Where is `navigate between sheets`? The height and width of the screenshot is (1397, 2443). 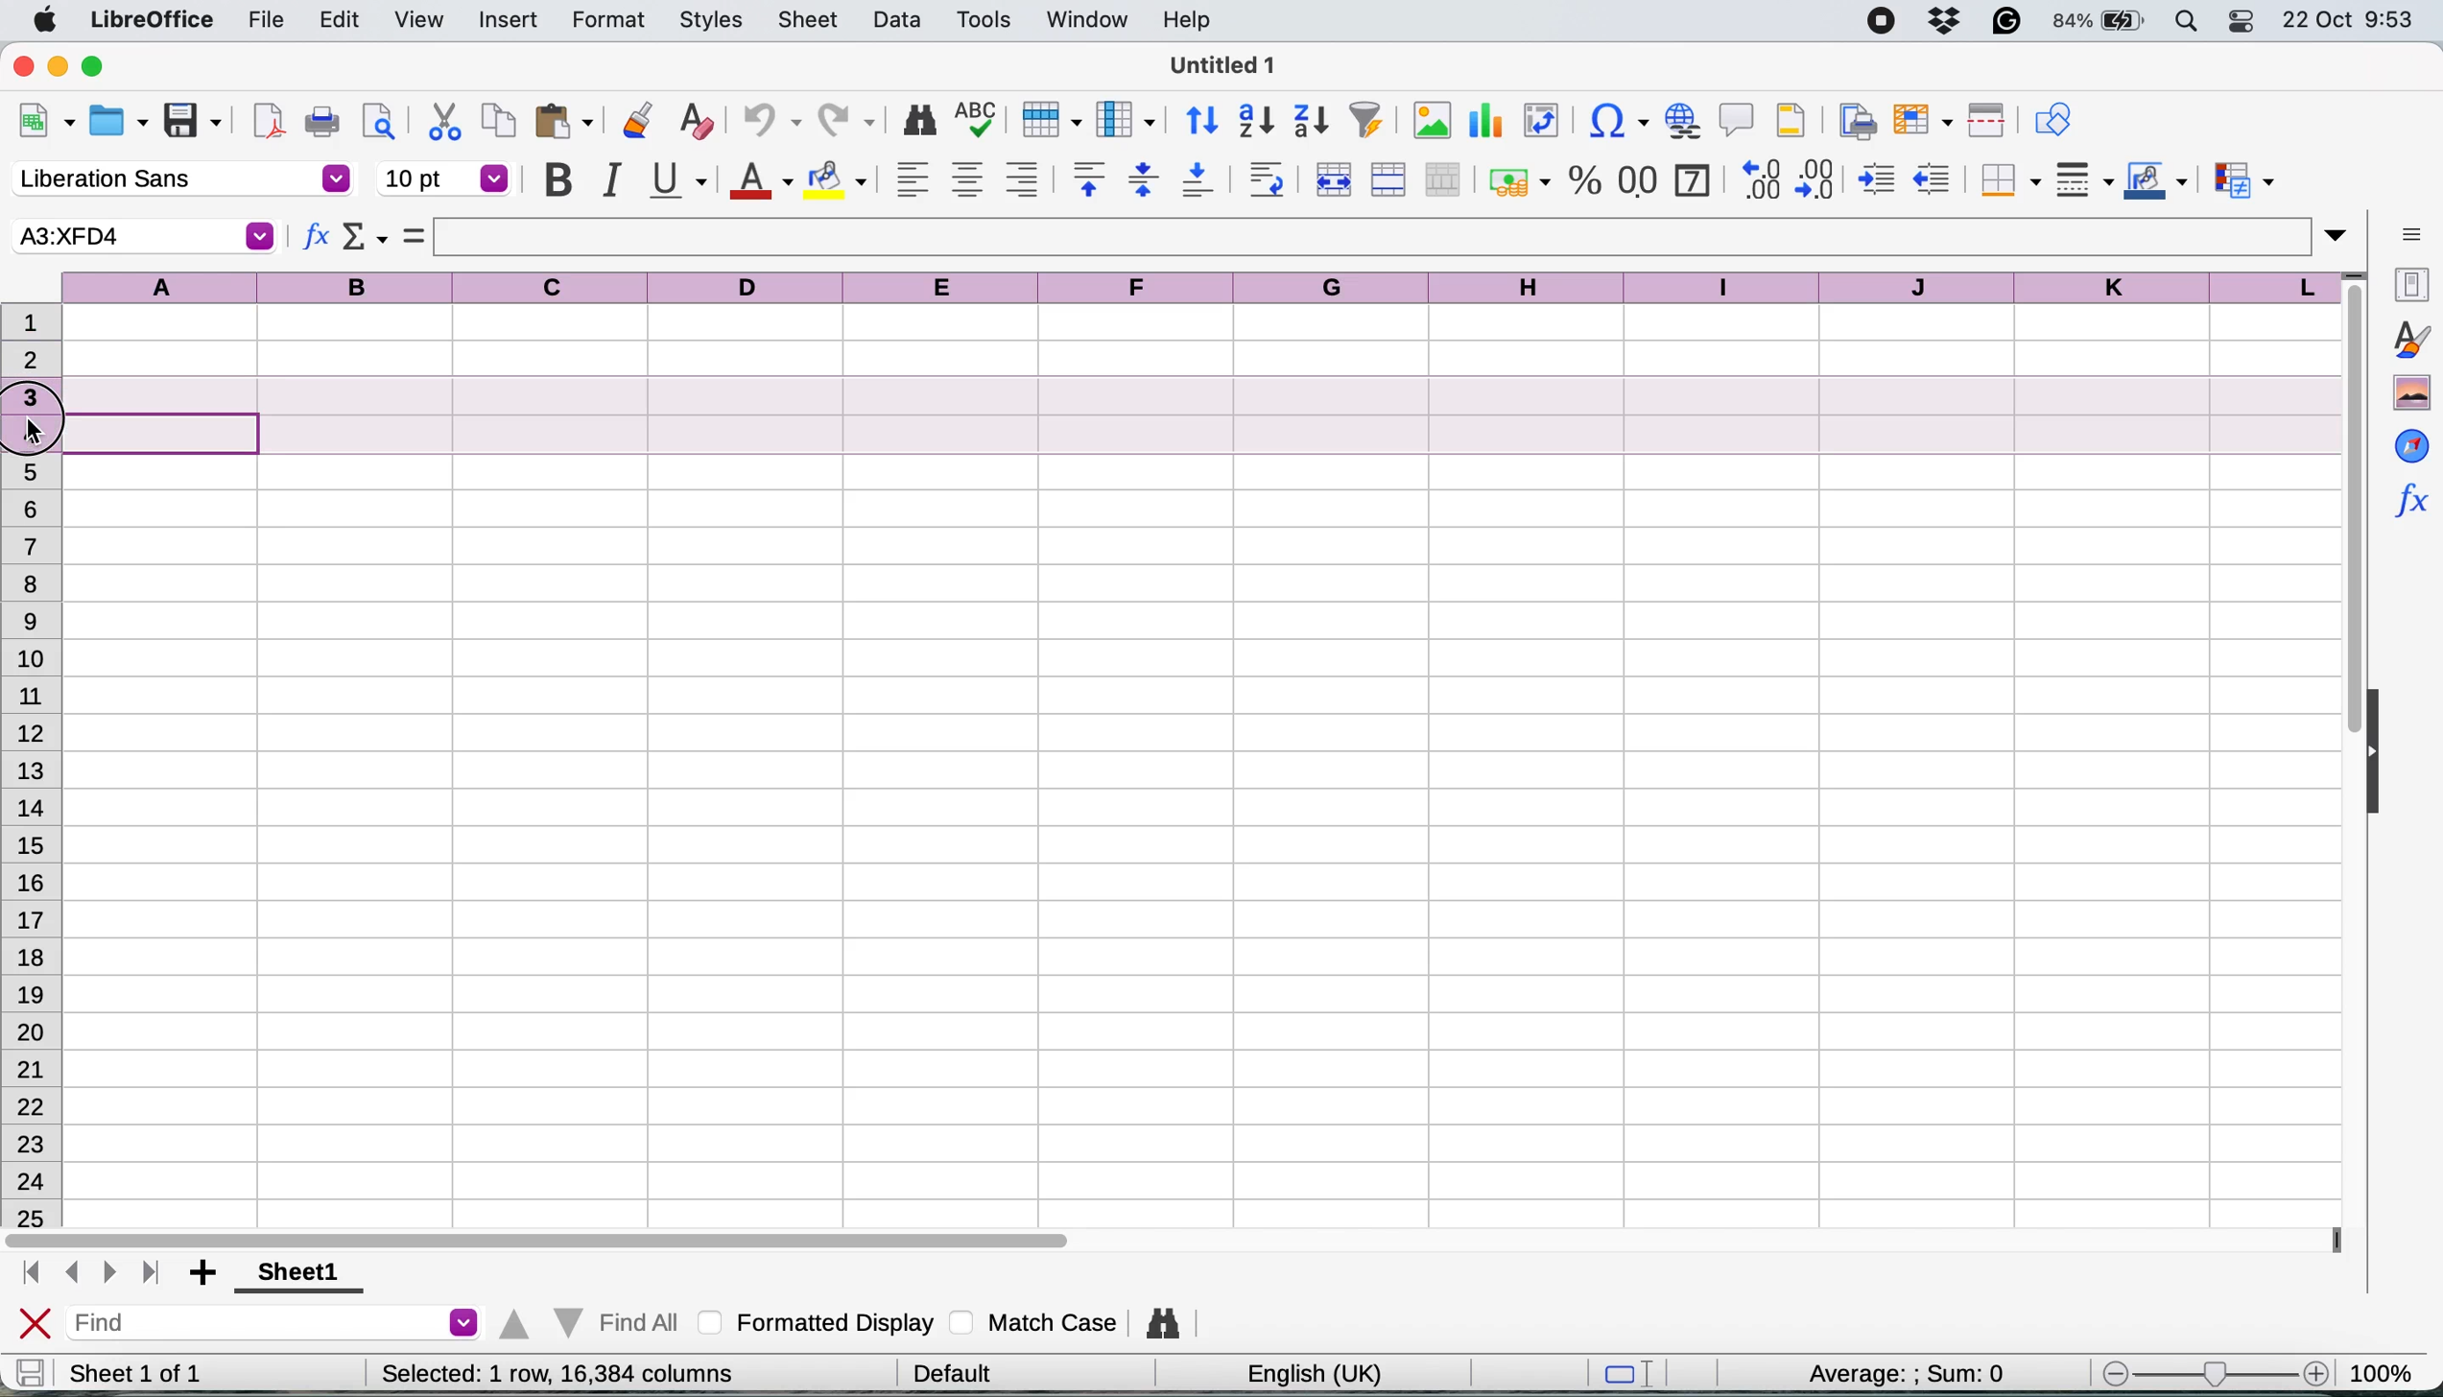
navigate between sheets is located at coordinates (88, 1274).